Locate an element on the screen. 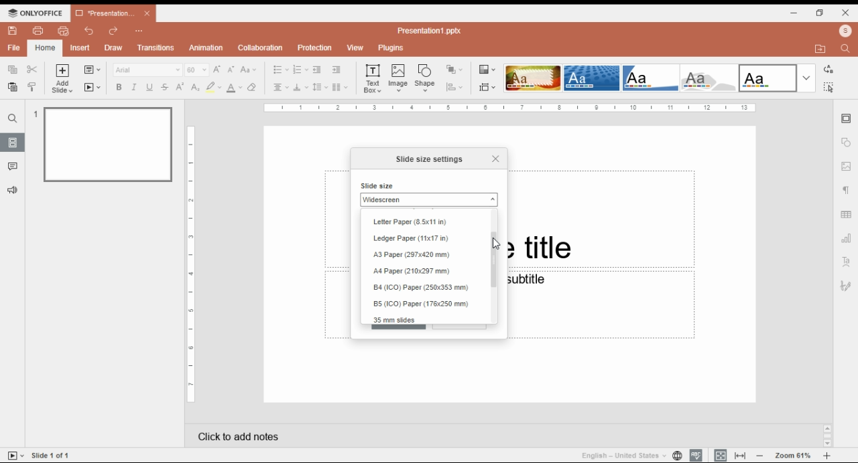  A3 Paper (297x420 mm) is located at coordinates (414, 254).